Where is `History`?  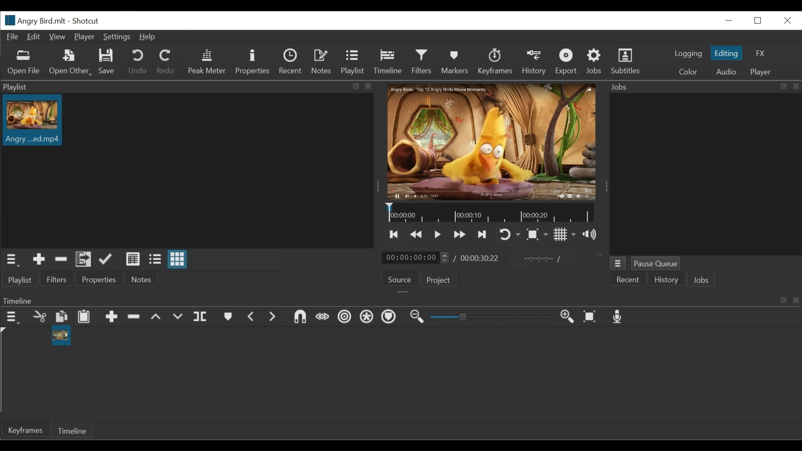 History is located at coordinates (534, 62).